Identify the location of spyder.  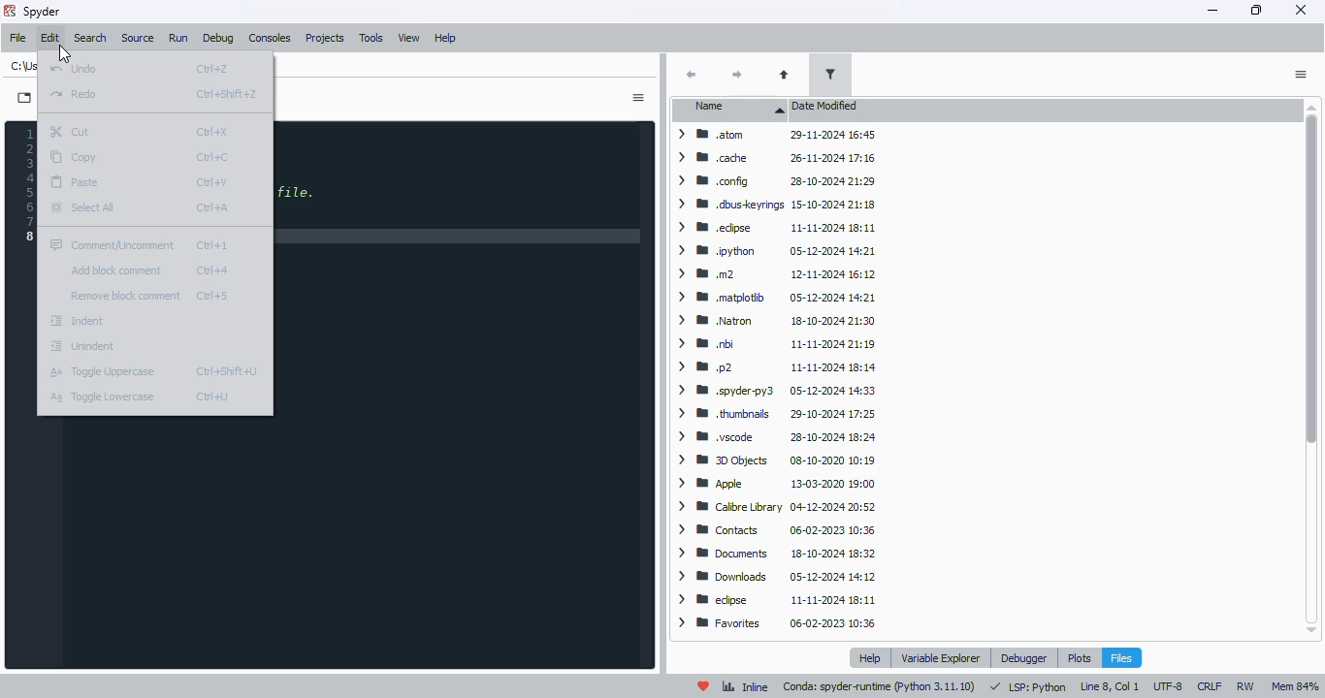
(43, 12).